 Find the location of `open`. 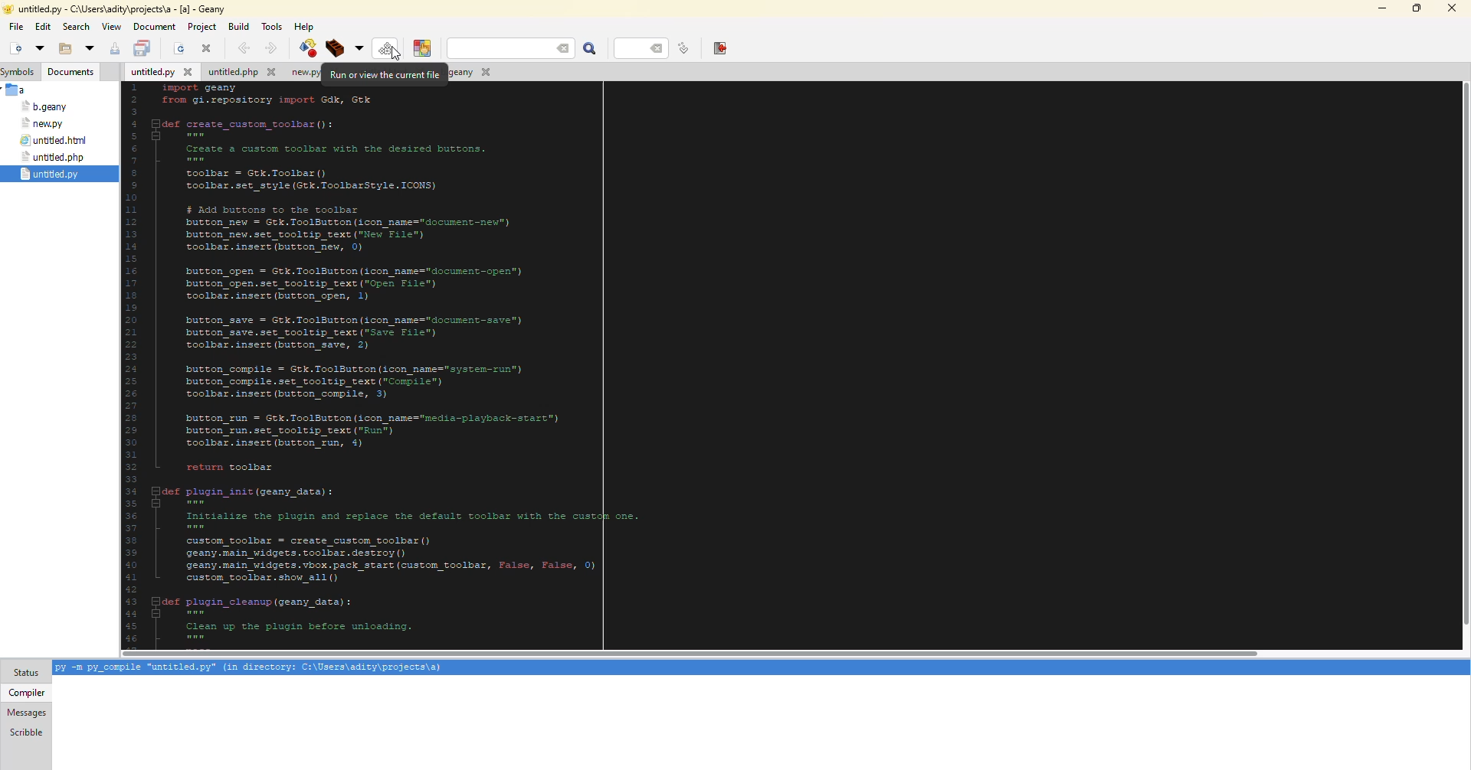

open is located at coordinates (65, 48).